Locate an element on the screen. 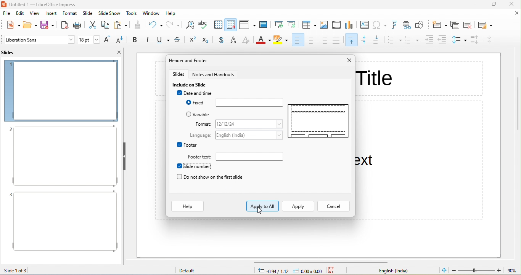 Image resolution: width=521 pixels, height=275 pixels. undo is located at coordinates (155, 24).